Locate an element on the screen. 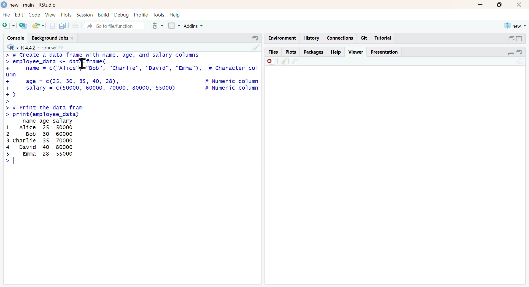 This screenshot has height=287, width=529. Plots is located at coordinates (290, 52).